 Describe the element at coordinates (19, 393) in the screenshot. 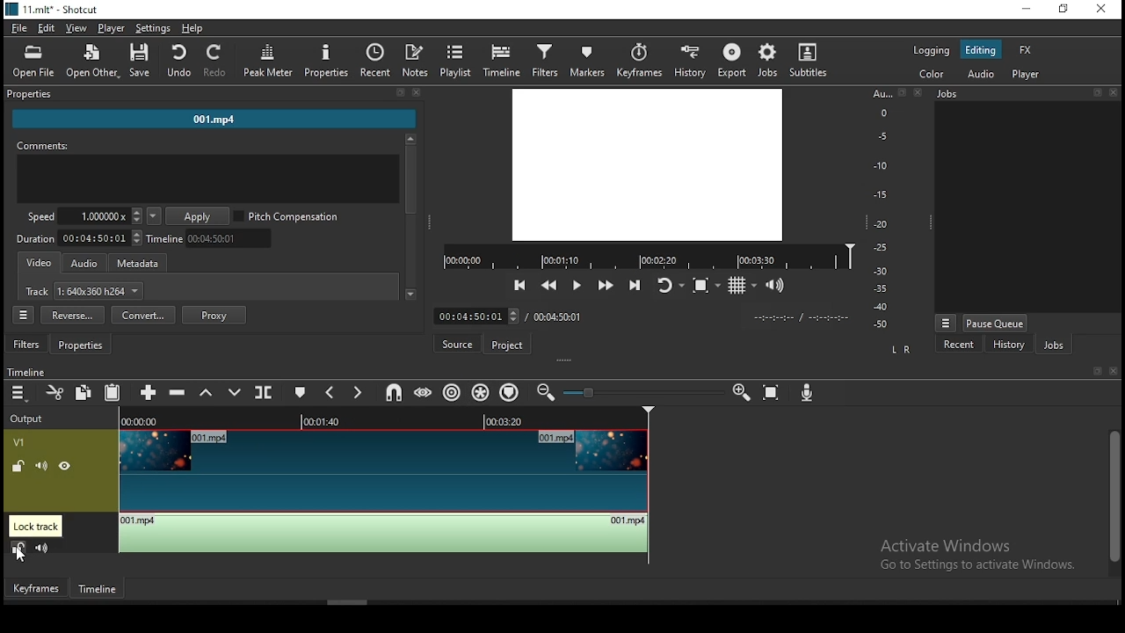

I see `timeline menu` at that location.